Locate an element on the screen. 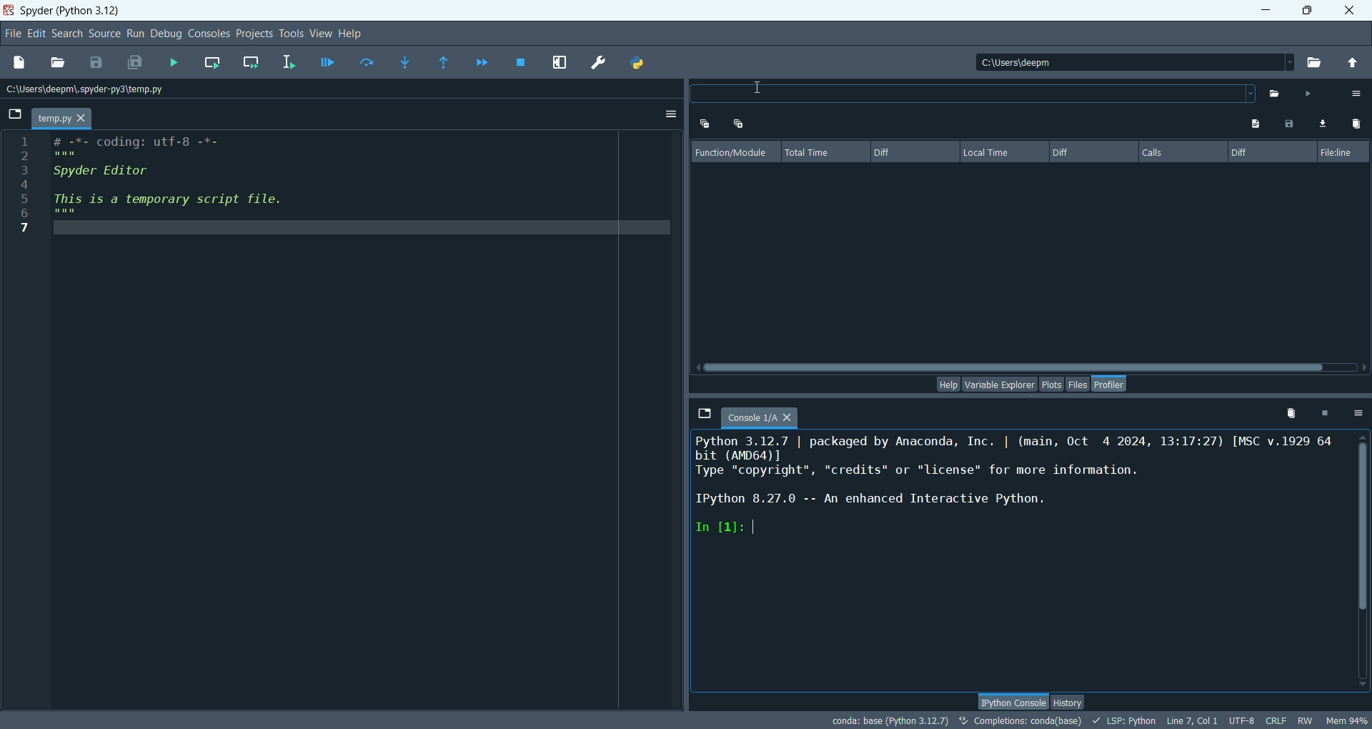  run current cell is located at coordinates (212, 62).